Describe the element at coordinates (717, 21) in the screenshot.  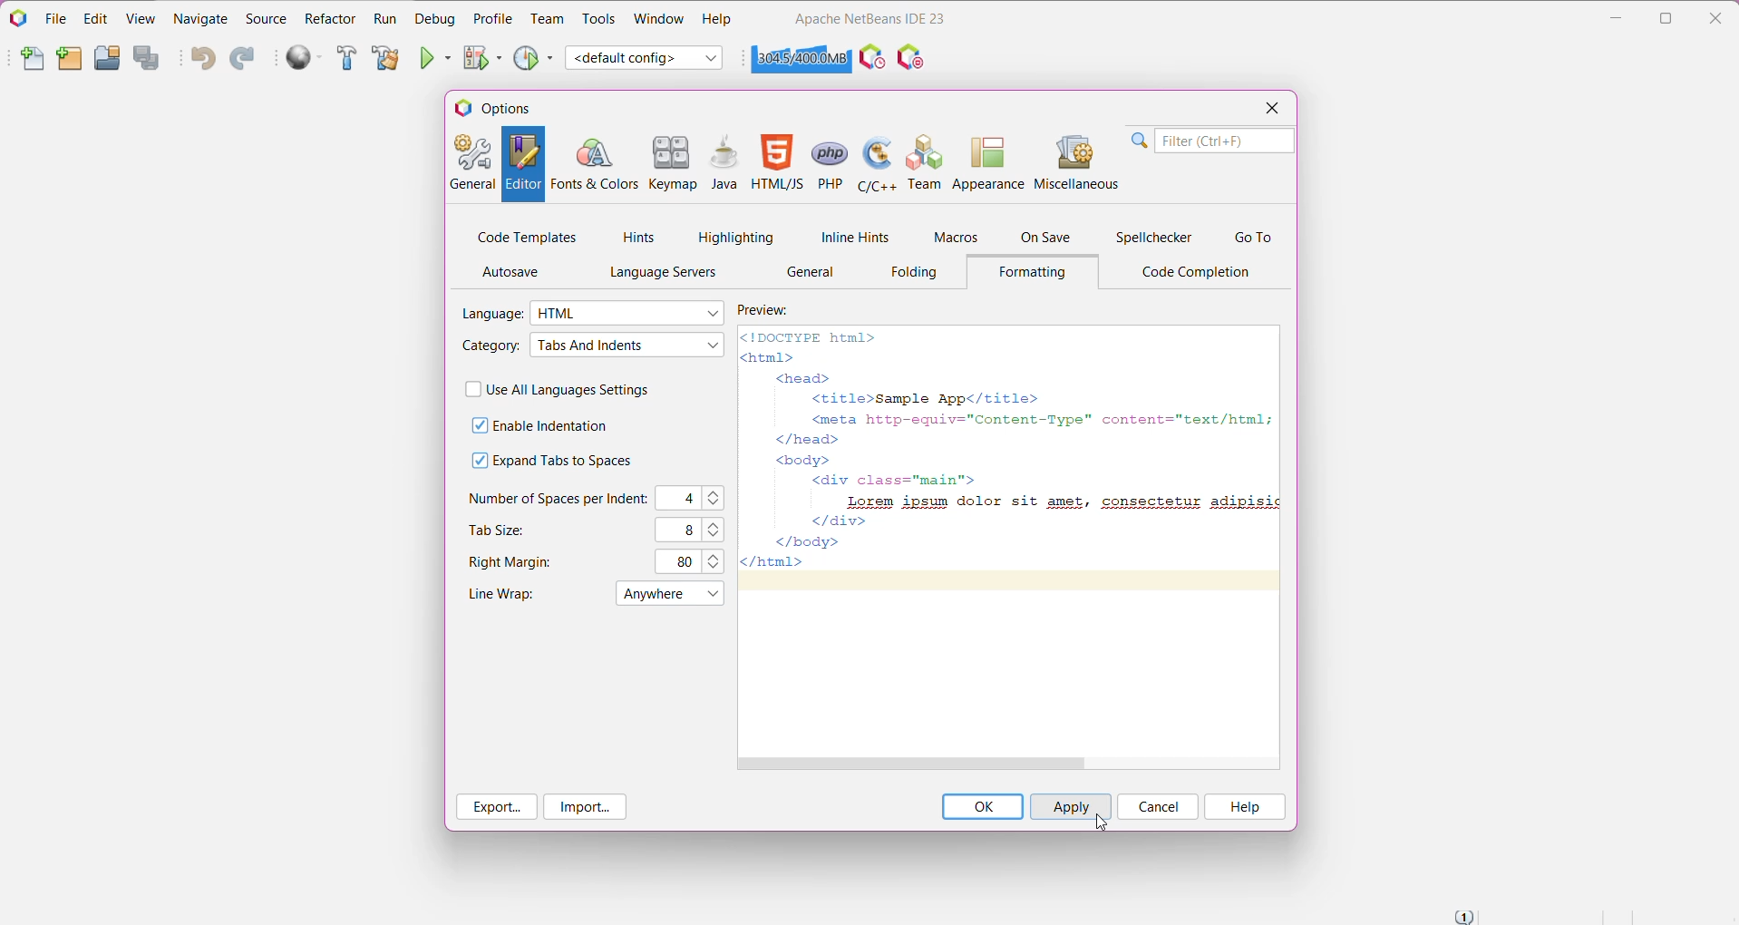
I see `Help` at that location.